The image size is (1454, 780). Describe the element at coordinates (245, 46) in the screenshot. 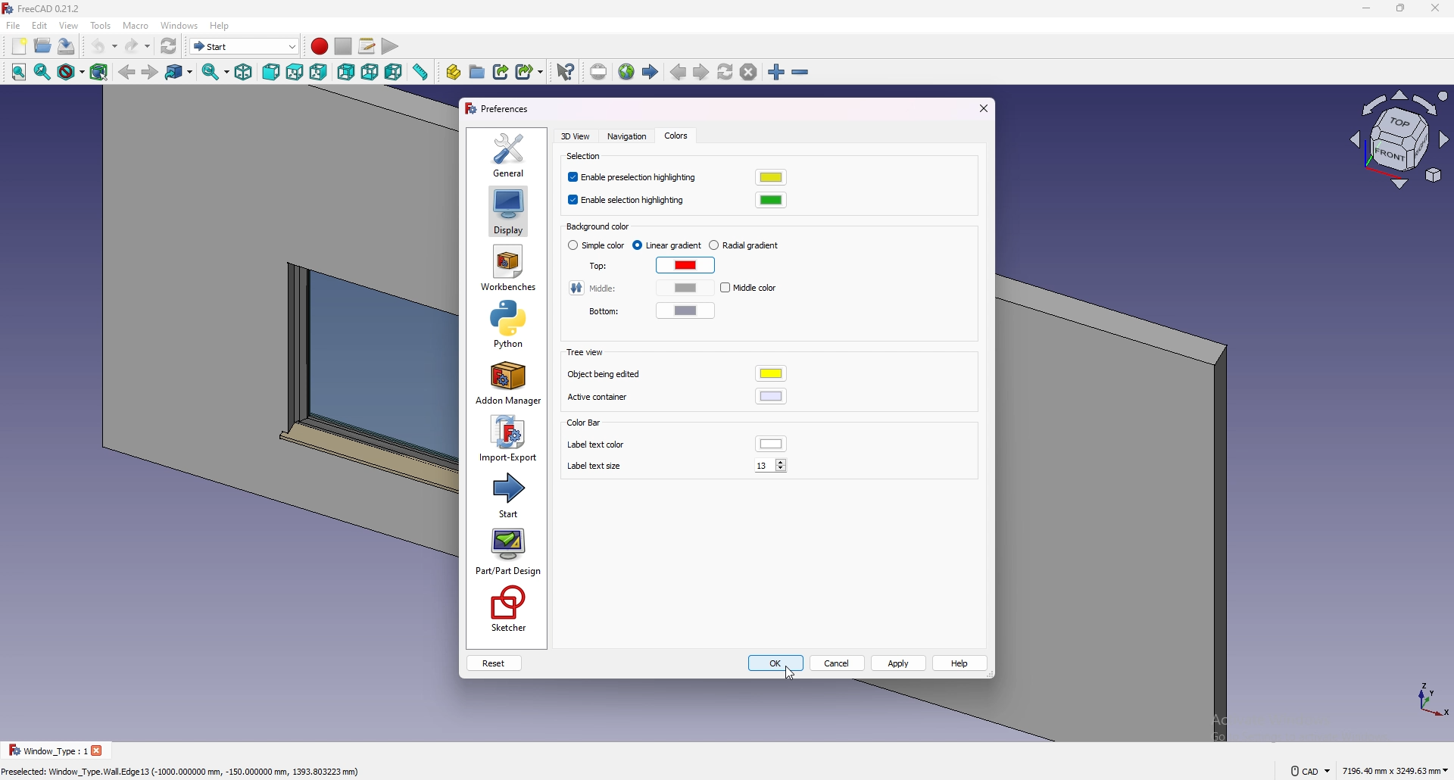

I see `switch between workbenches` at that location.